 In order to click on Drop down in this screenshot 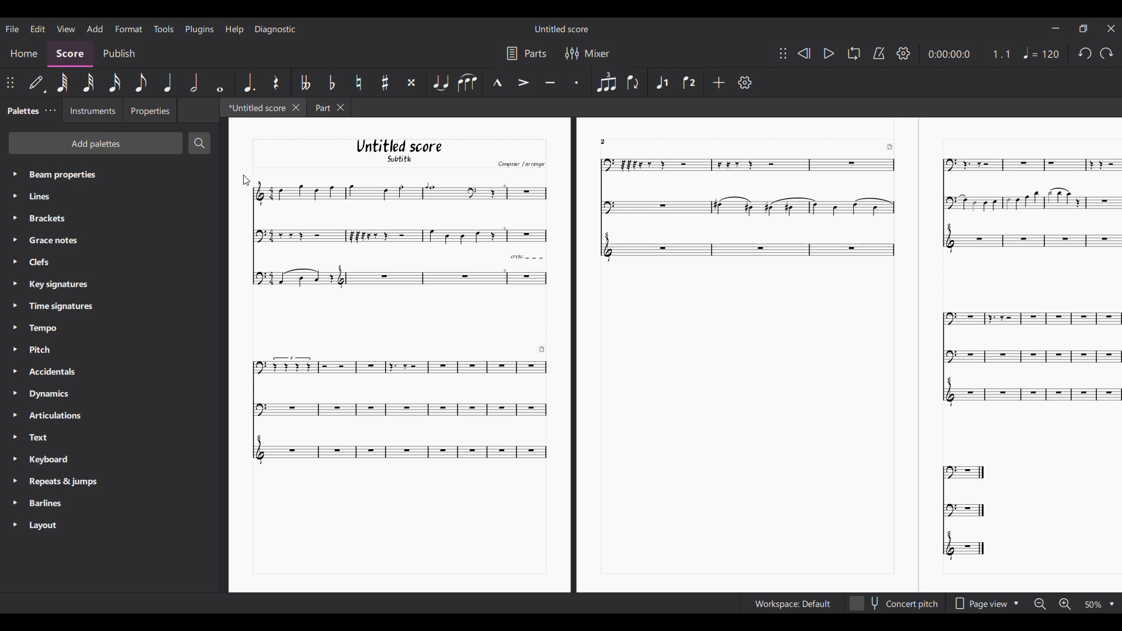, I will do `click(1111, 605)`.